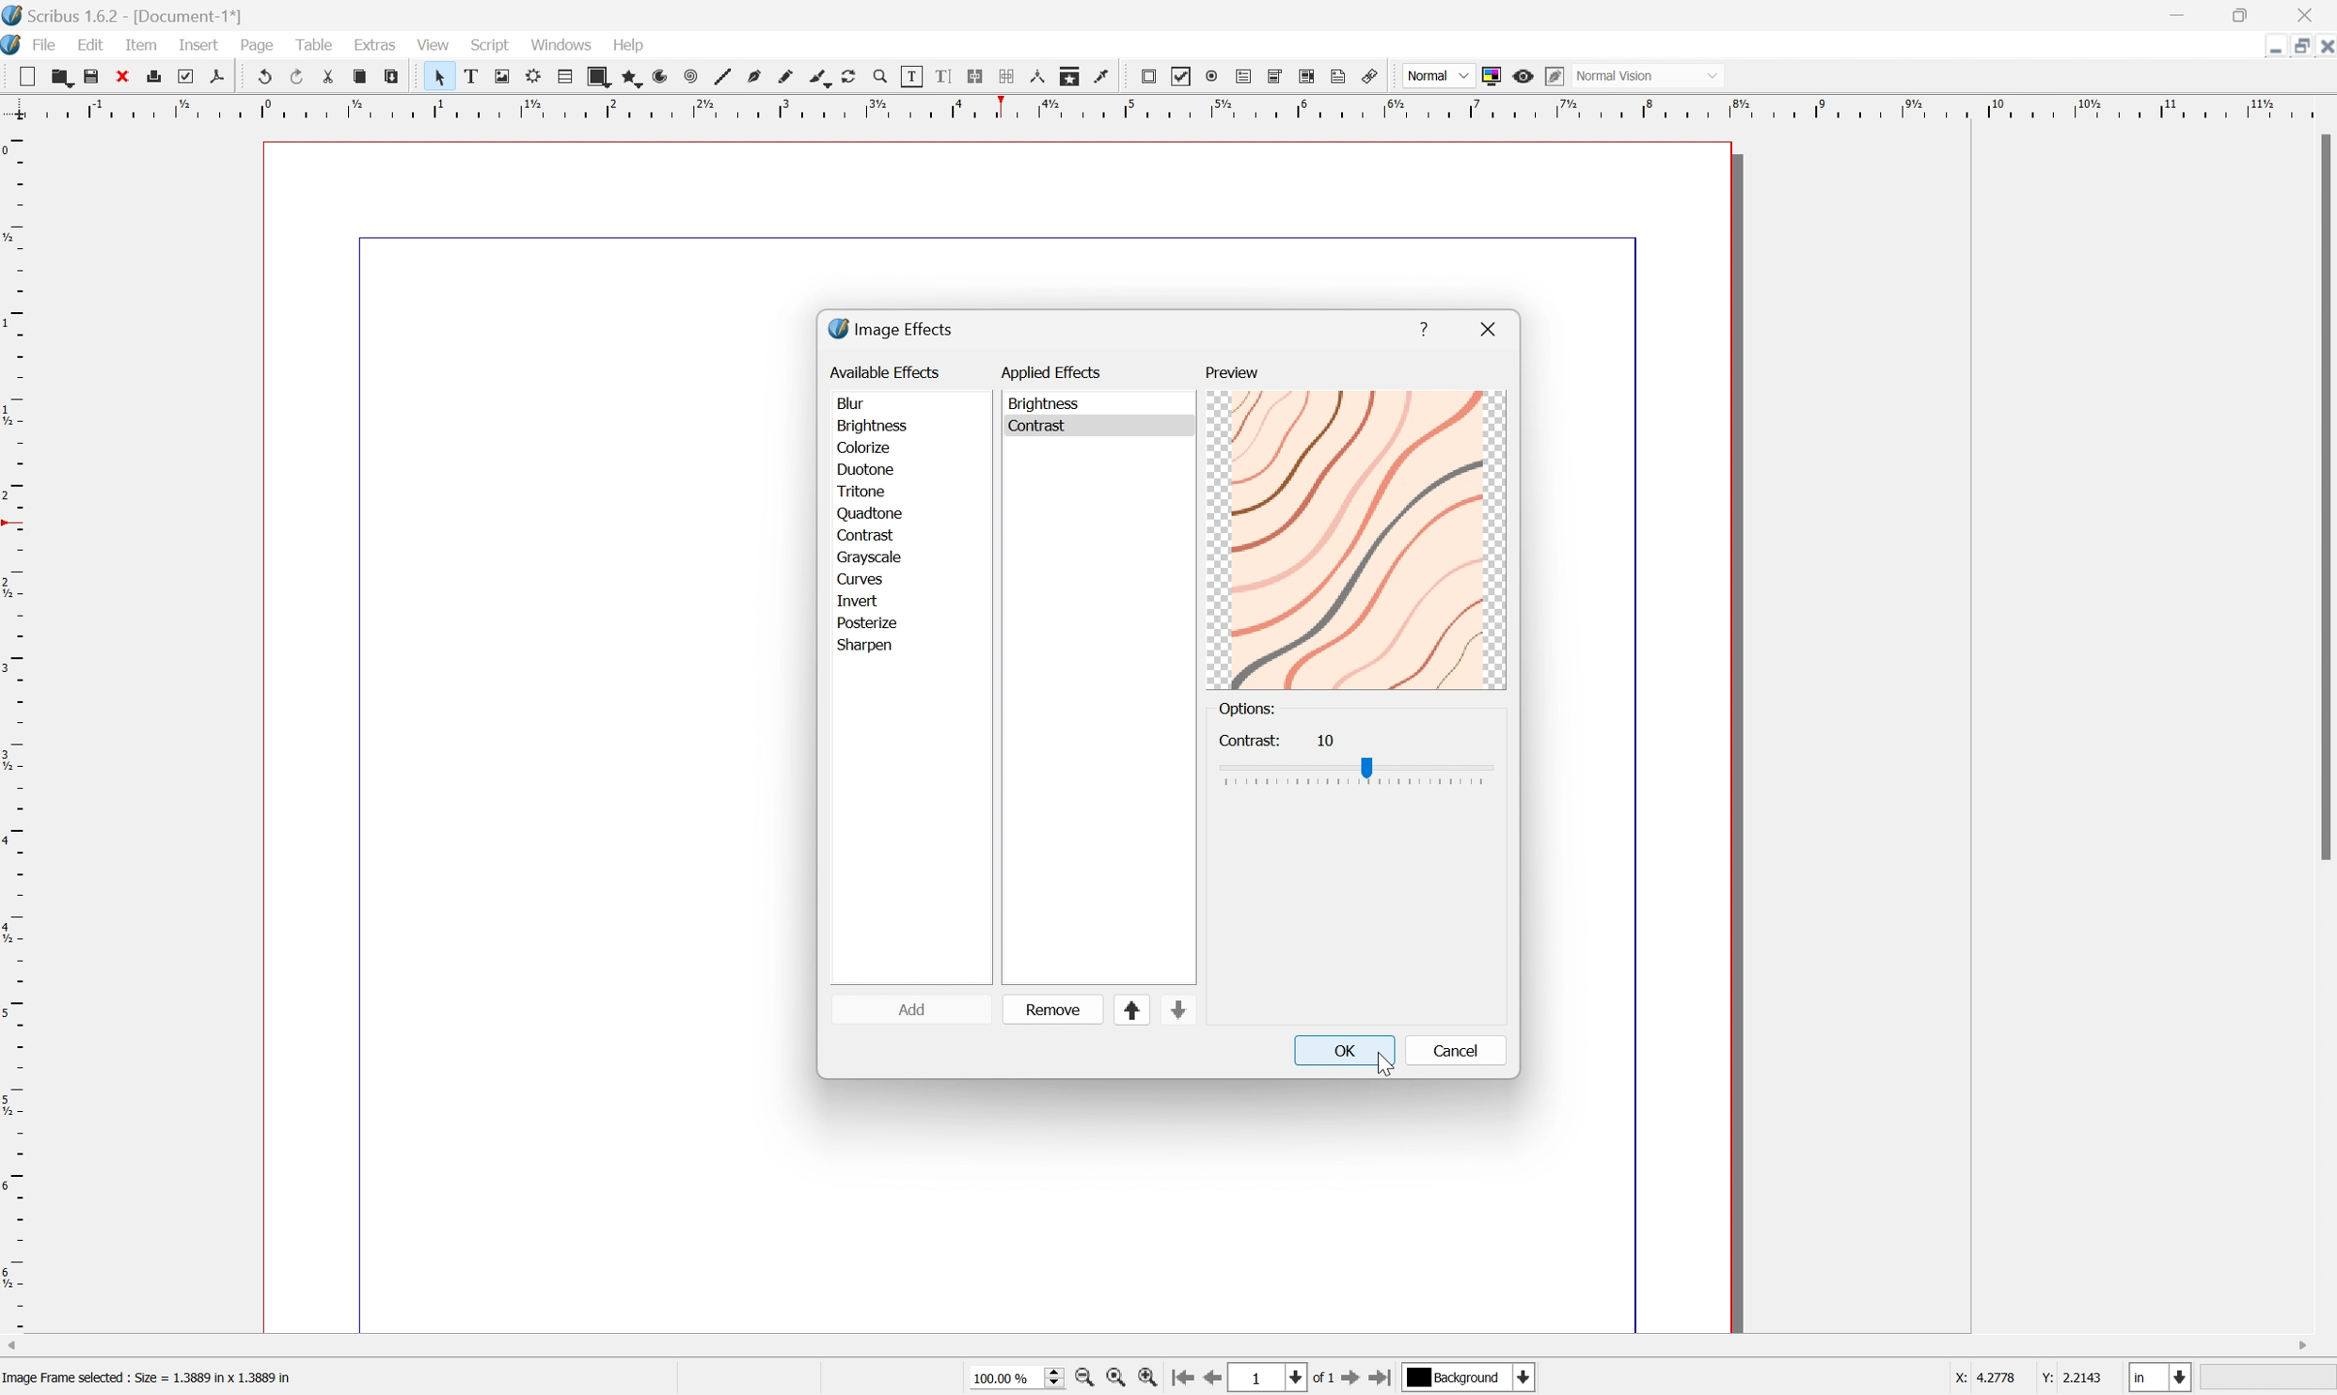 The height and width of the screenshot is (1395, 2337). Describe the element at coordinates (1359, 775) in the screenshot. I see `Contrast Slider` at that location.